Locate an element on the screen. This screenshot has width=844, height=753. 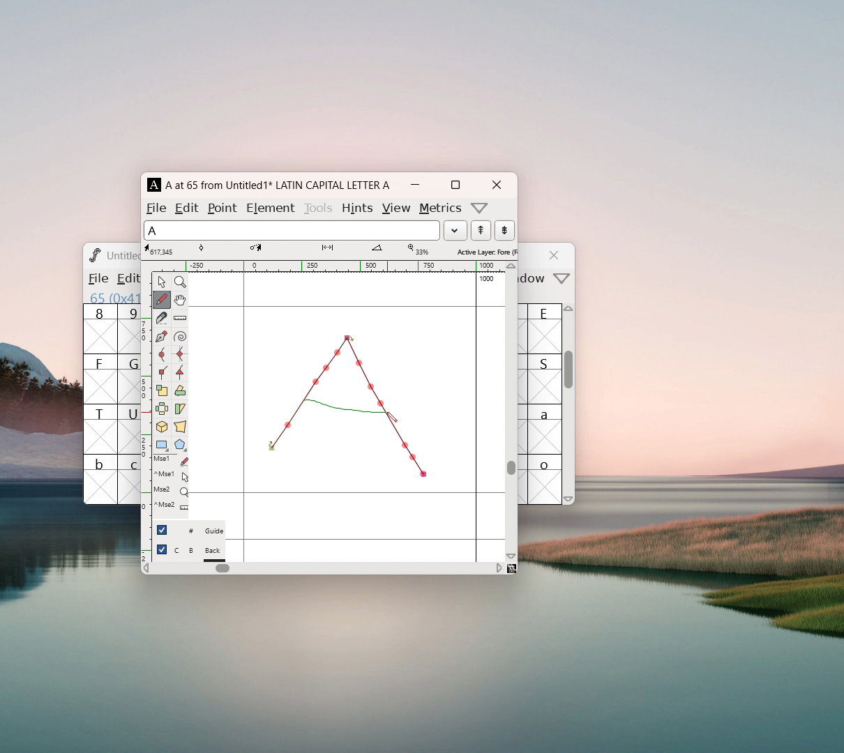
cursor is located at coordinates (391, 419).